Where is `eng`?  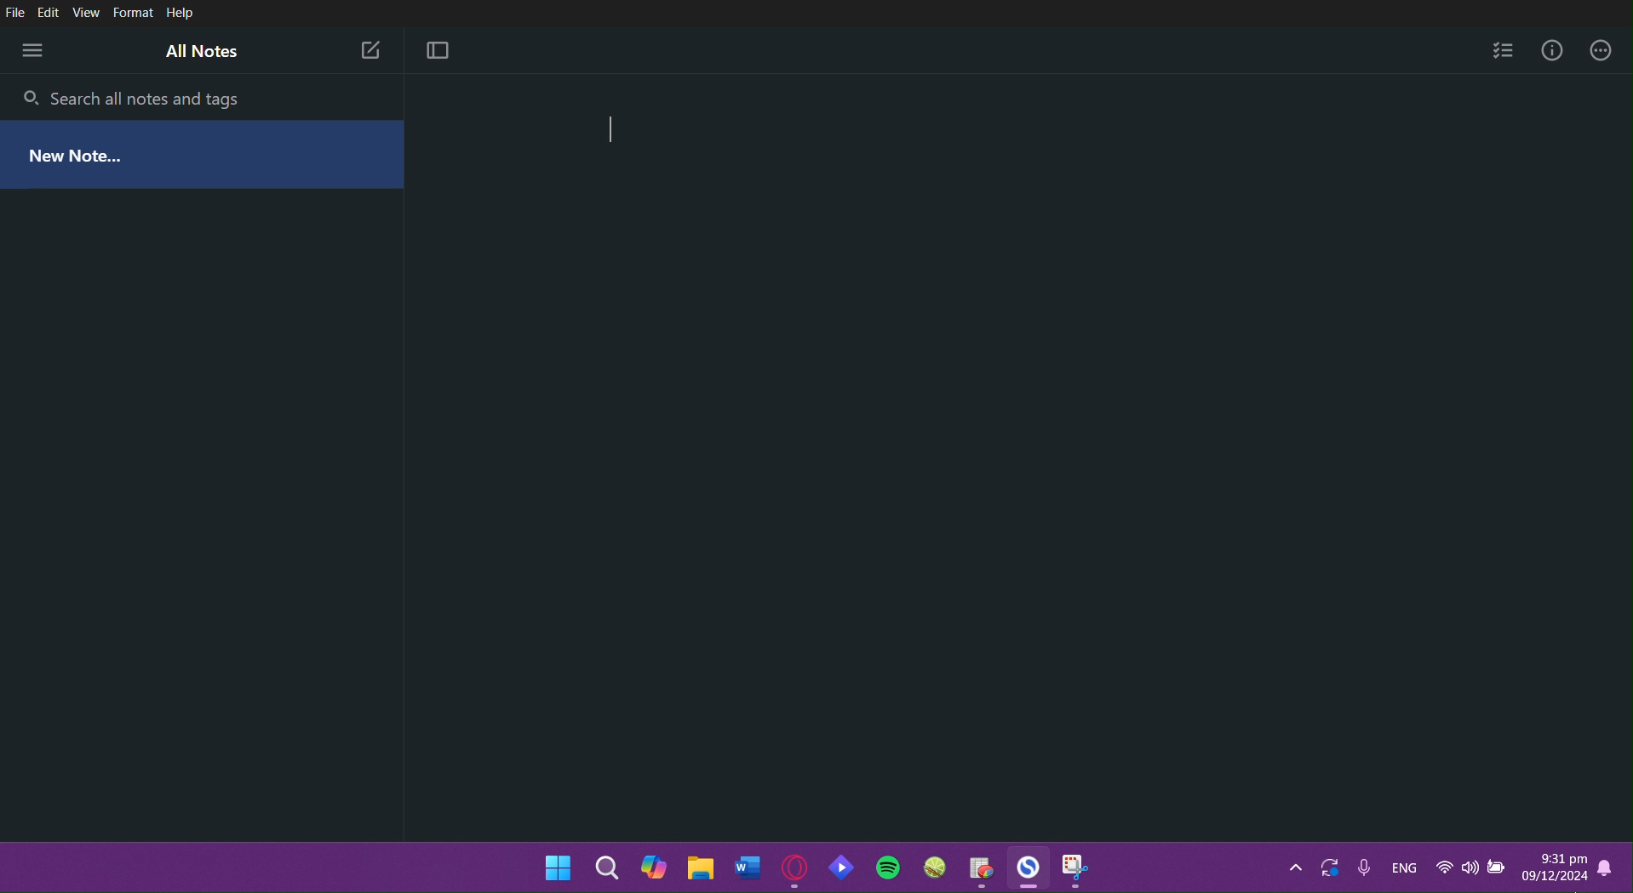
eng is located at coordinates (1405, 867).